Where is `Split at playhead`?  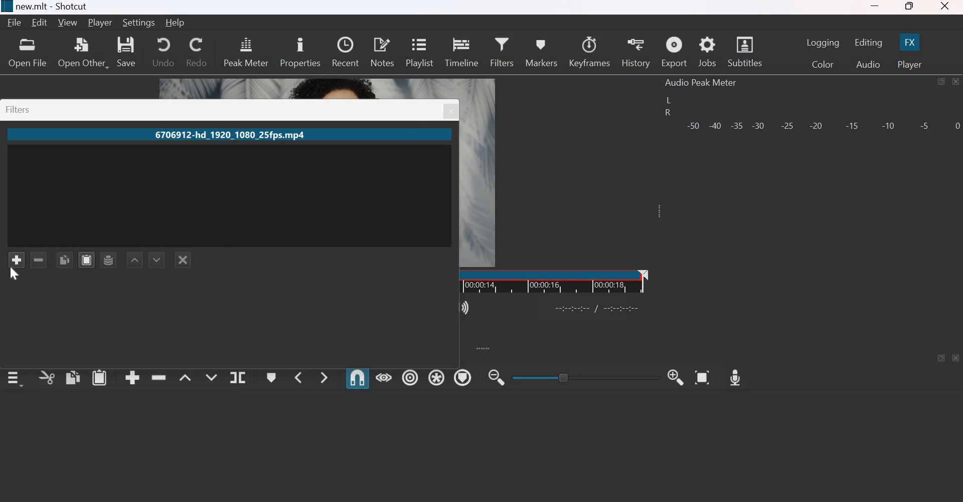
Split at playhead is located at coordinates (237, 378).